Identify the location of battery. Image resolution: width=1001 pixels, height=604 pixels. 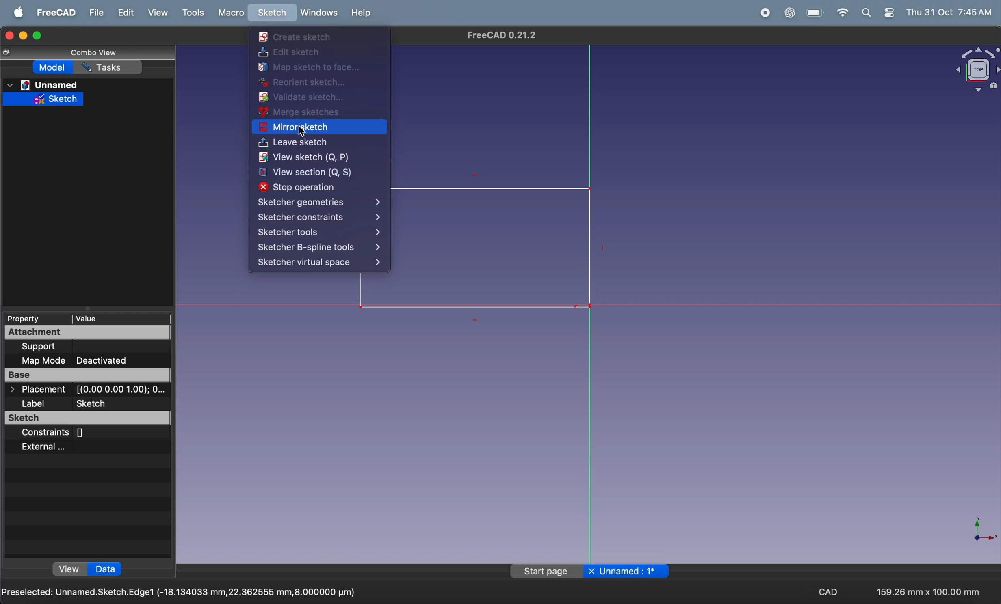
(814, 13).